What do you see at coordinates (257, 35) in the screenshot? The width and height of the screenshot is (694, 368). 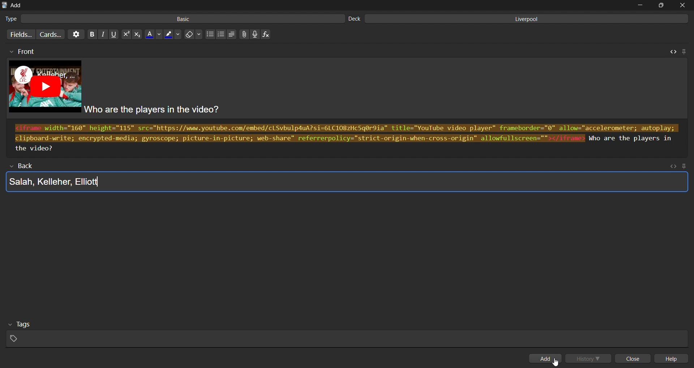 I see `record audio` at bounding box center [257, 35].